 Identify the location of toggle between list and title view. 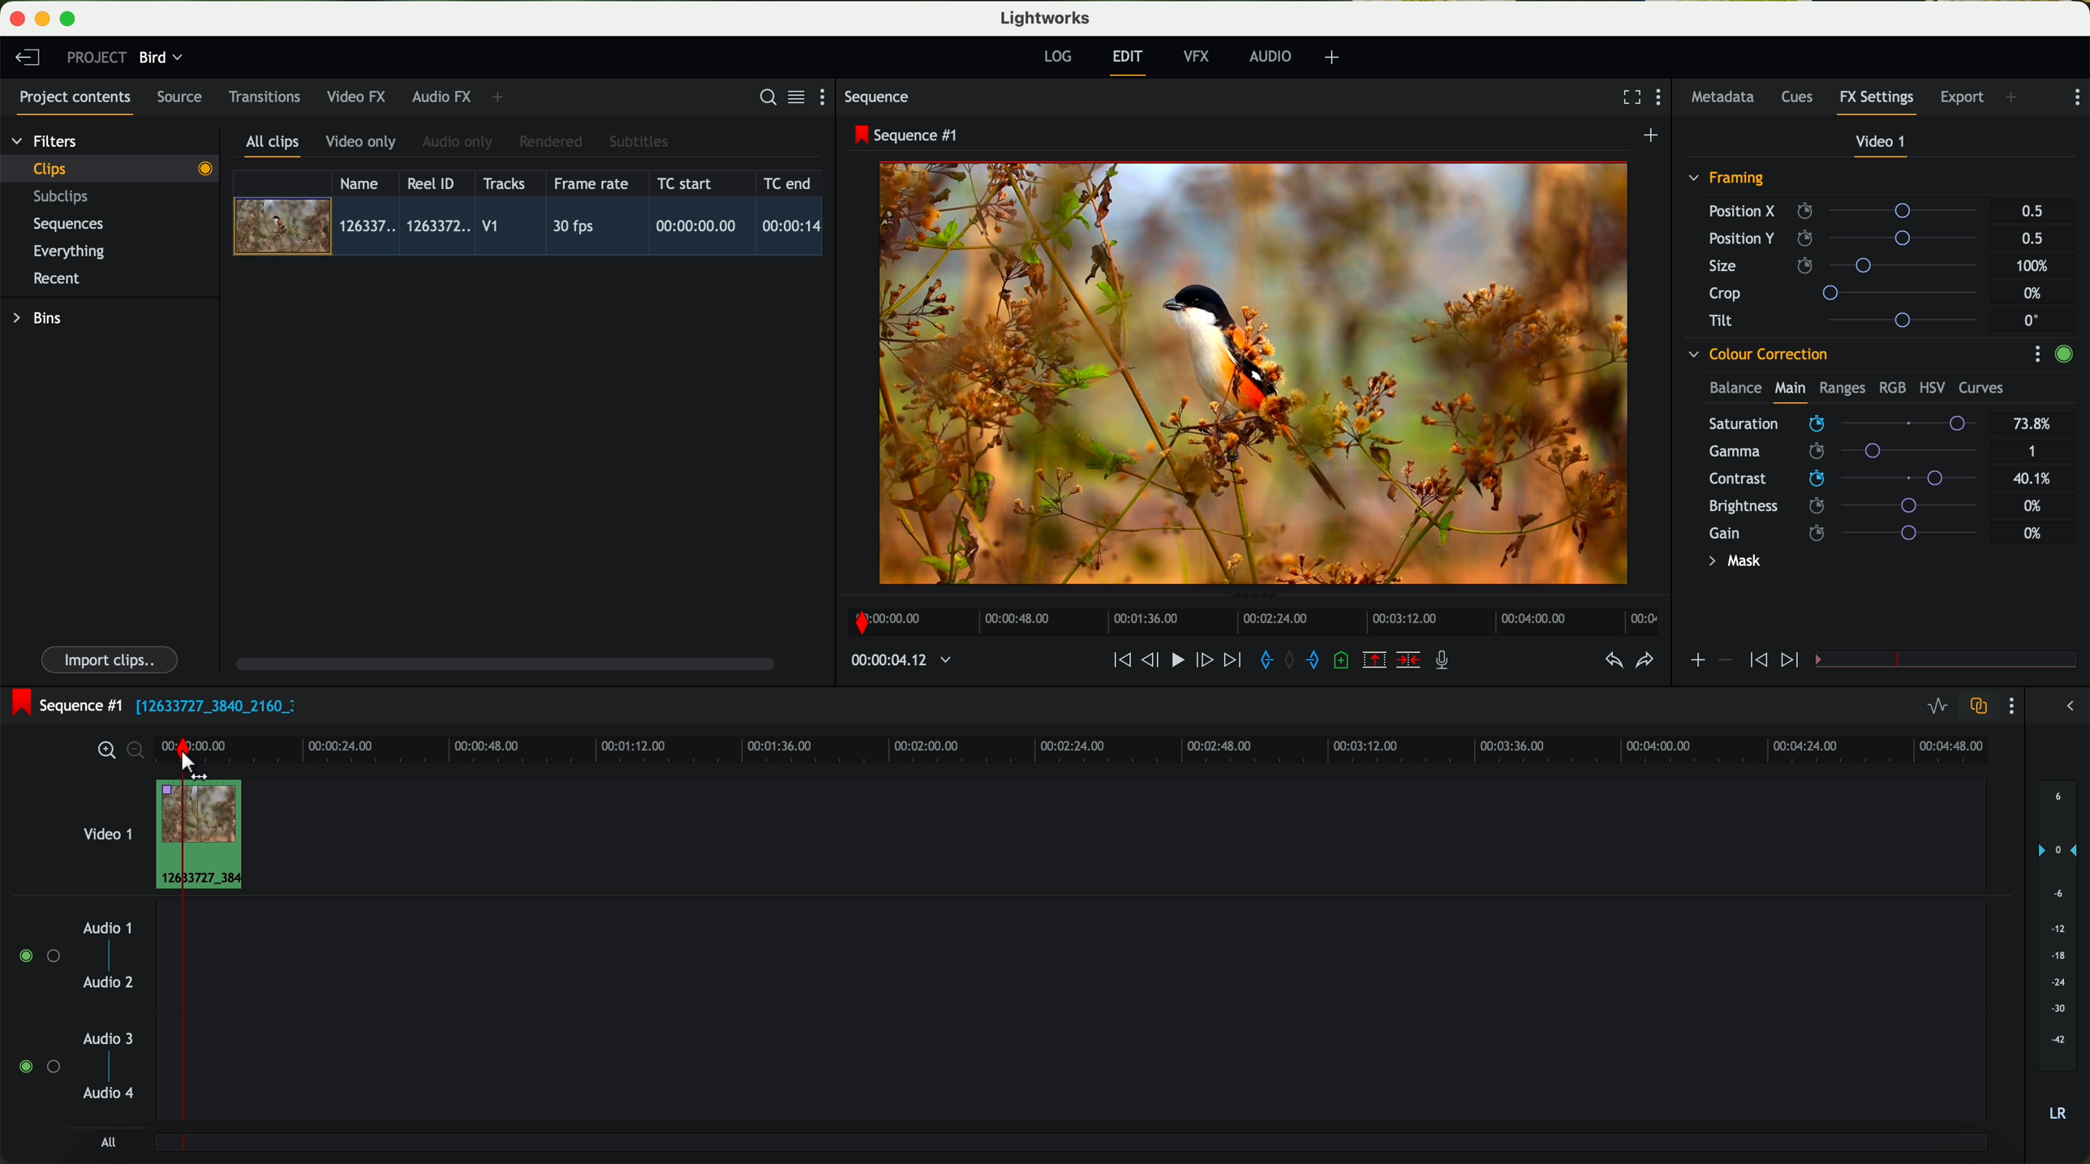
(794, 97).